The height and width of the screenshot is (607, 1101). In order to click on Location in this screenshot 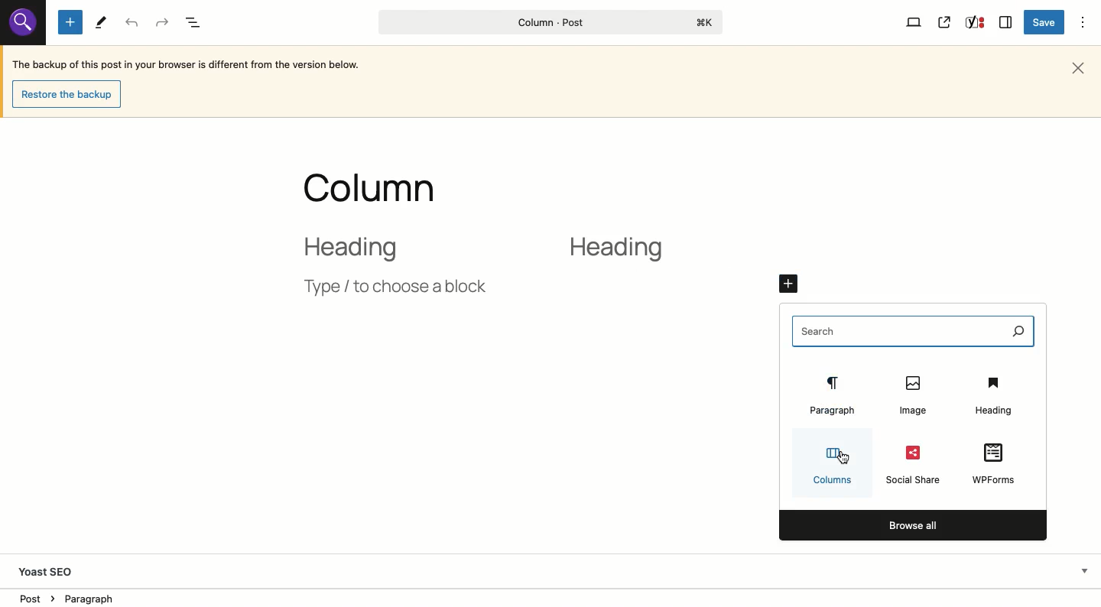, I will do `click(552, 598)`.